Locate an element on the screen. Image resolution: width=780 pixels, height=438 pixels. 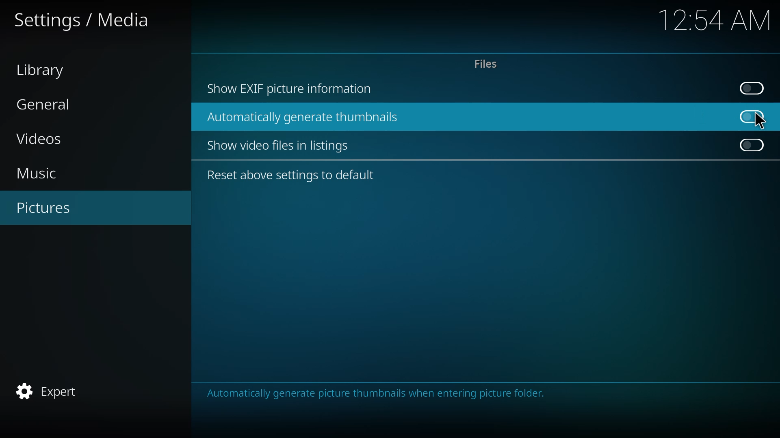
pictures is located at coordinates (51, 208).